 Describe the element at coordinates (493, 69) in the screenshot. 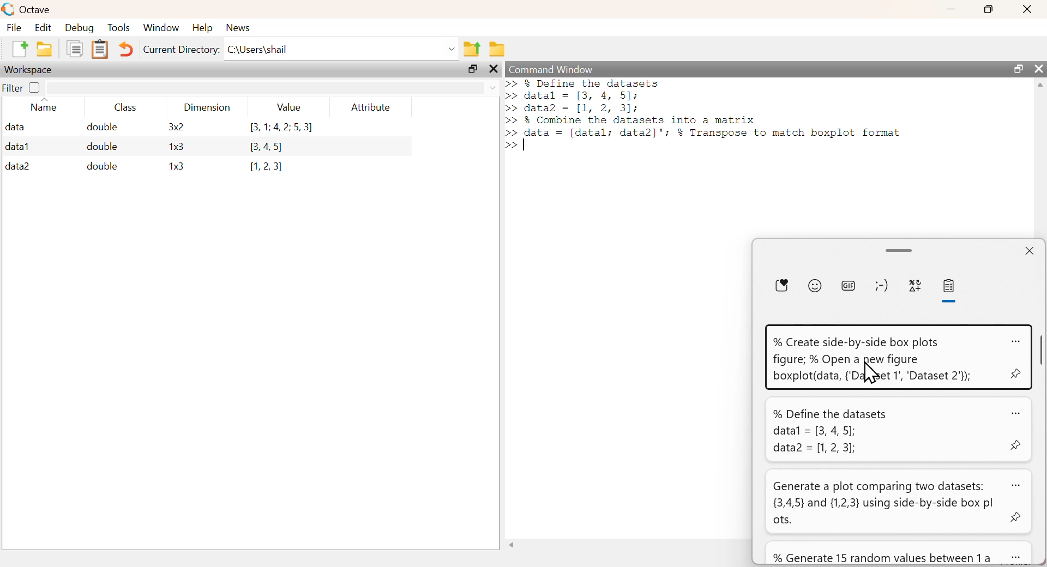

I see `close` at that location.